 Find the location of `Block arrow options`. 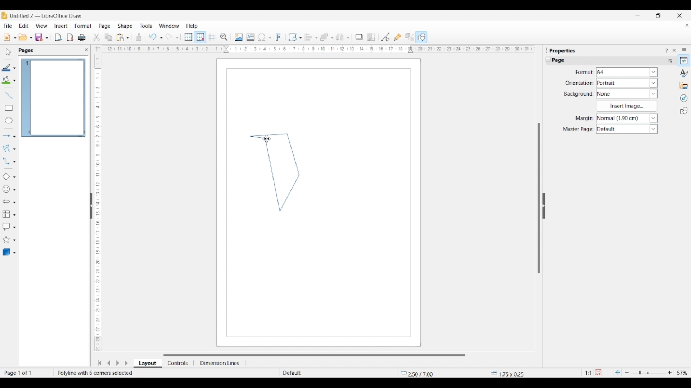

Block arrow options is located at coordinates (14, 202).